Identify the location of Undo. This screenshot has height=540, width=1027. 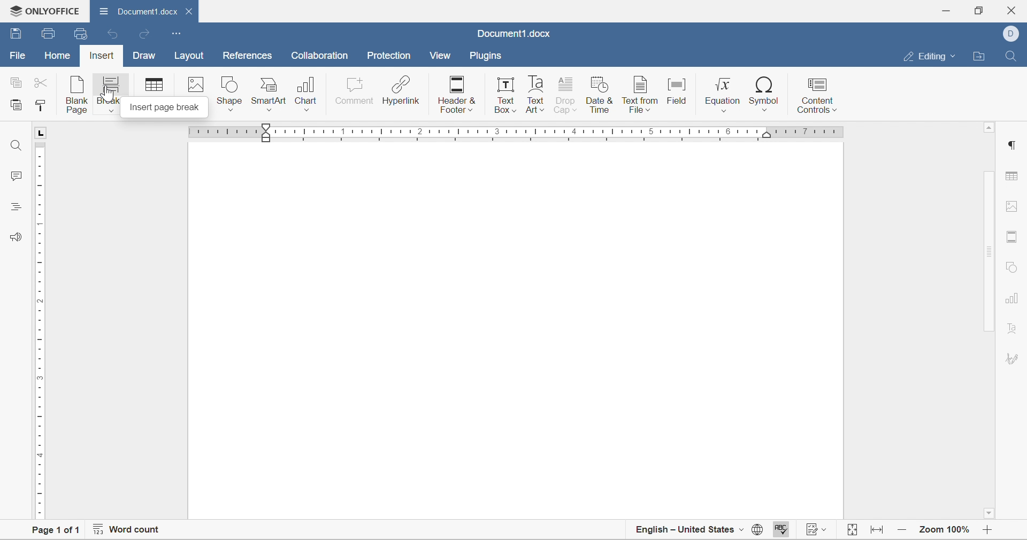
(114, 34).